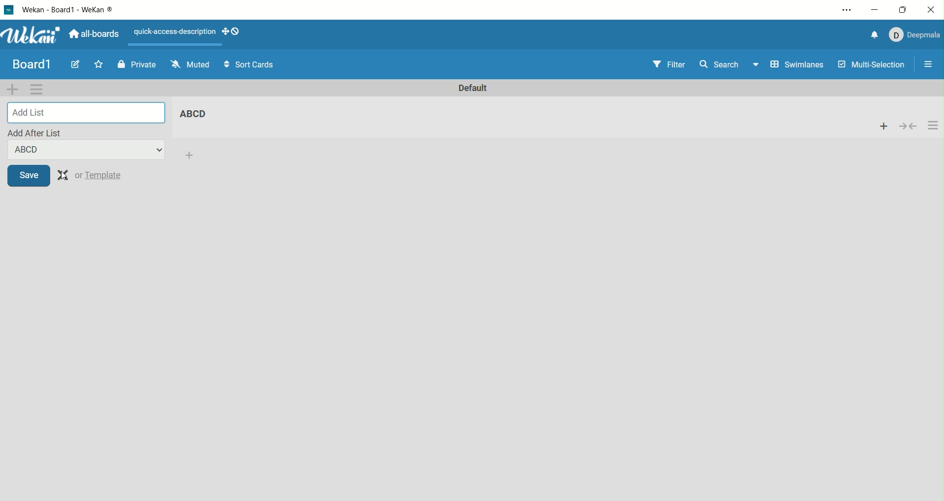 This screenshot has height=501, width=944. Describe the element at coordinates (171, 32) in the screenshot. I see `text` at that location.